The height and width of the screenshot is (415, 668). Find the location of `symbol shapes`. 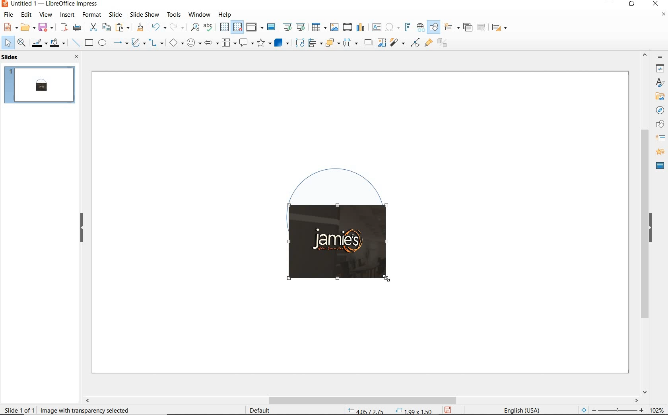

symbol shapes is located at coordinates (194, 43).